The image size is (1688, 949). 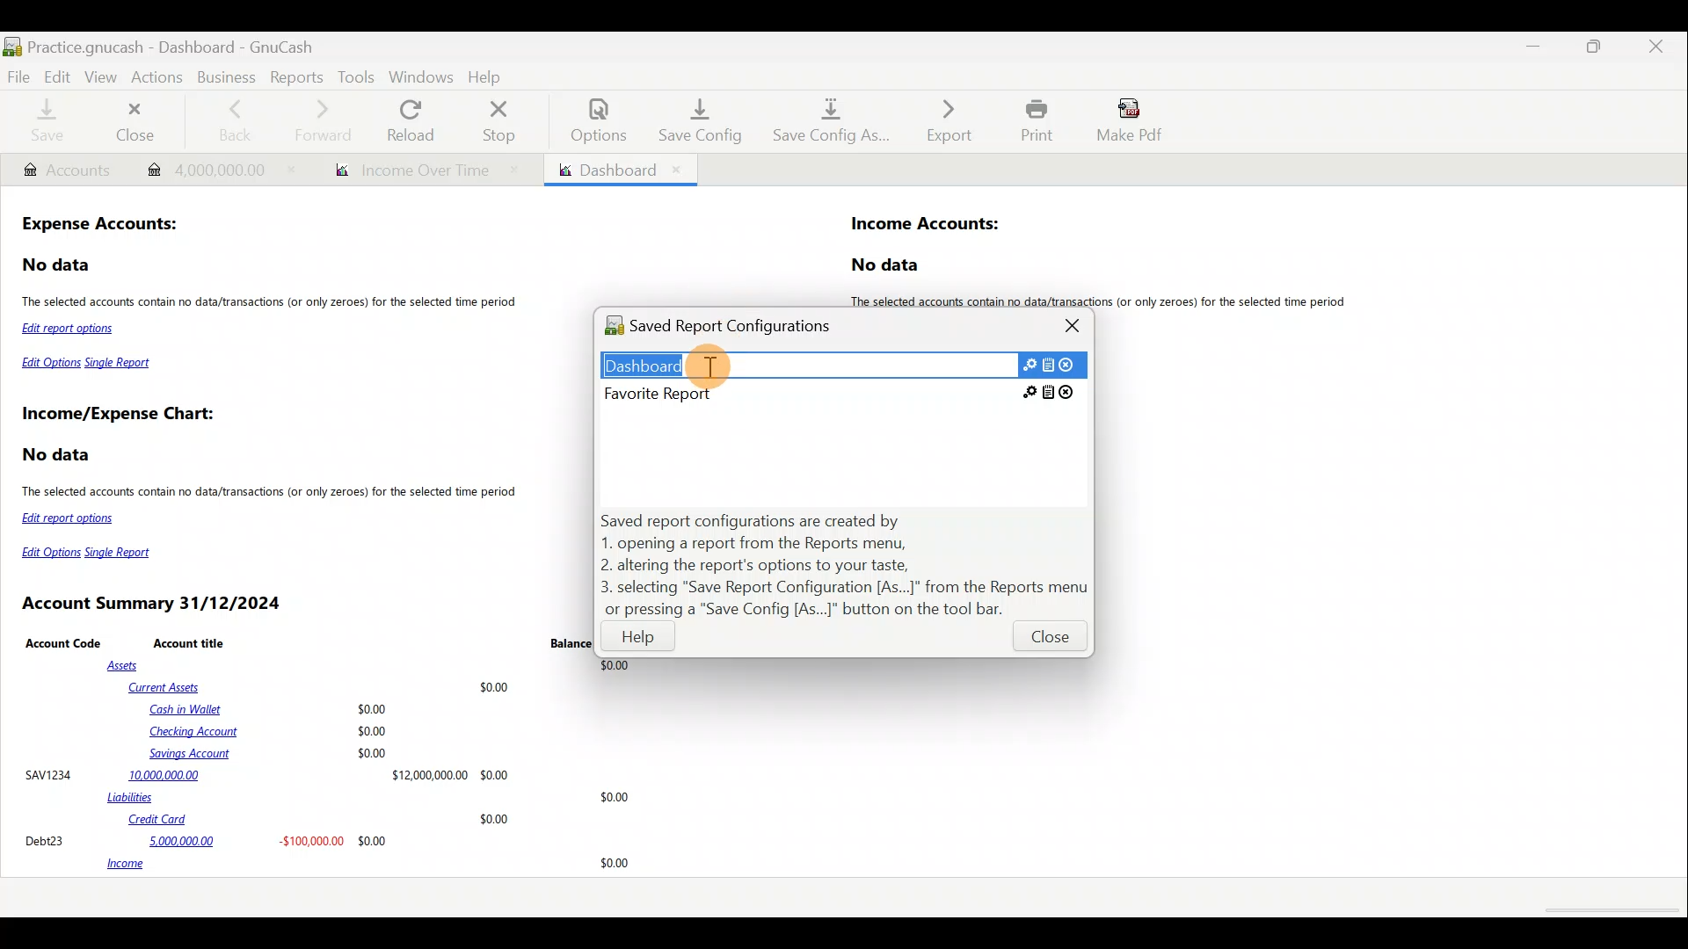 I want to click on Save config as, so click(x=826, y=122).